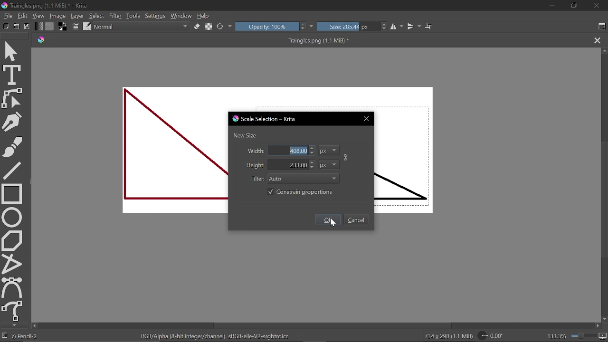 The width and height of the screenshot is (608, 342). What do you see at coordinates (12, 170) in the screenshot?
I see `Line tool` at bounding box center [12, 170].